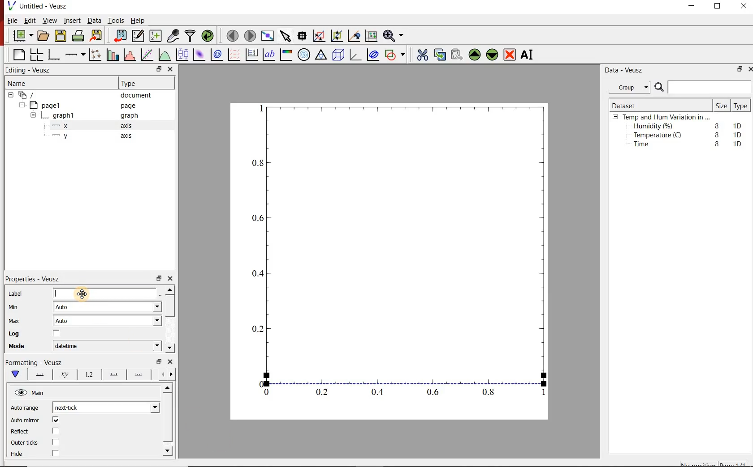  What do you see at coordinates (162, 293) in the screenshot?
I see `Edit text` at bounding box center [162, 293].